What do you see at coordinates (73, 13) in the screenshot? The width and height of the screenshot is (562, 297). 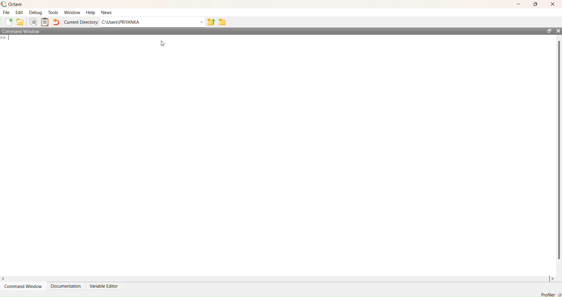 I see `window` at bounding box center [73, 13].